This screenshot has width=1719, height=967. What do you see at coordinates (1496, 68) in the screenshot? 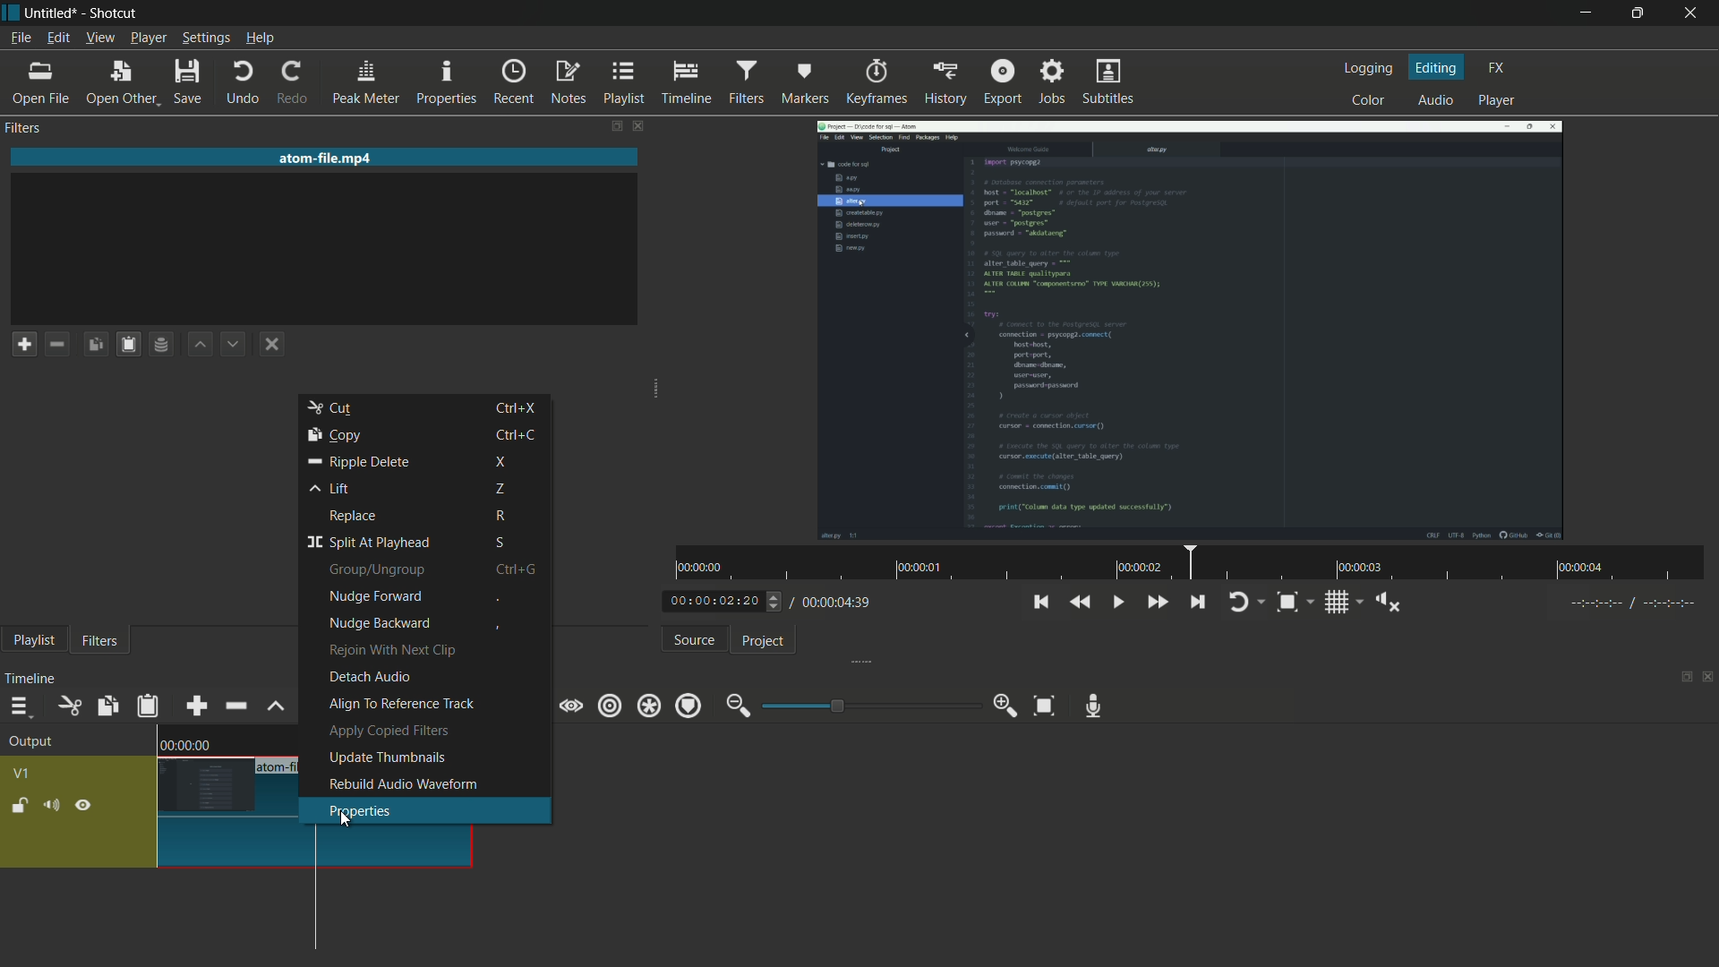
I see `fx` at bounding box center [1496, 68].